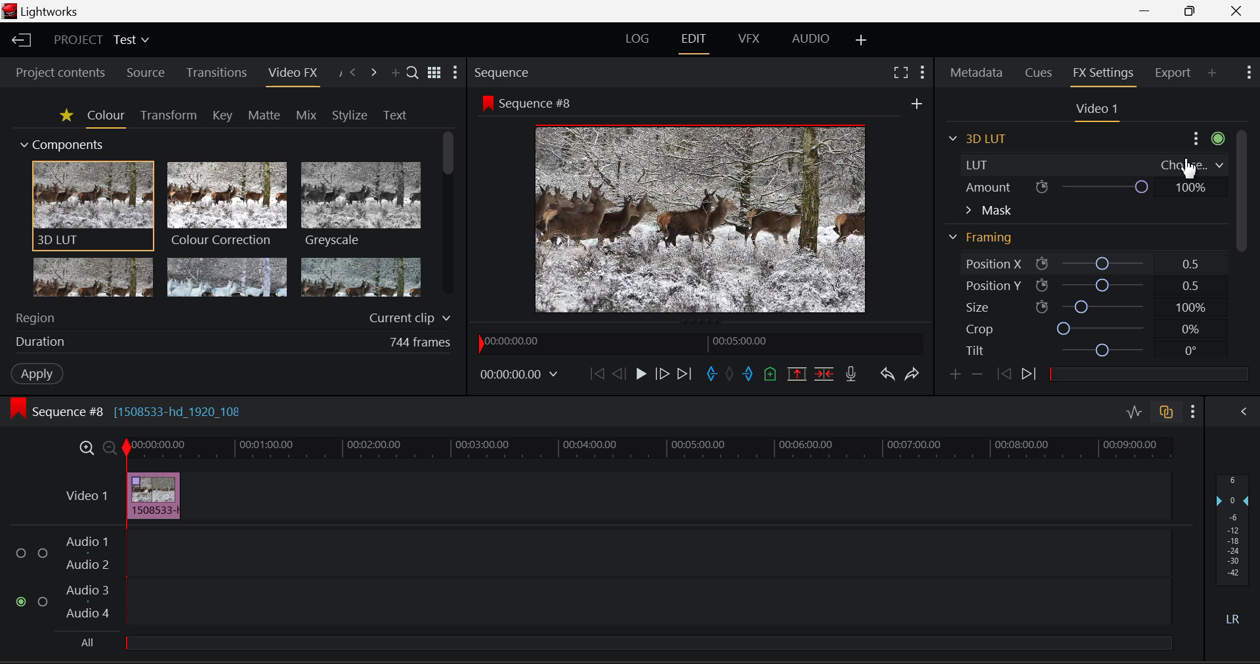 This screenshot has height=664, width=1260. Describe the element at coordinates (18, 40) in the screenshot. I see `Back to Homepage` at that location.